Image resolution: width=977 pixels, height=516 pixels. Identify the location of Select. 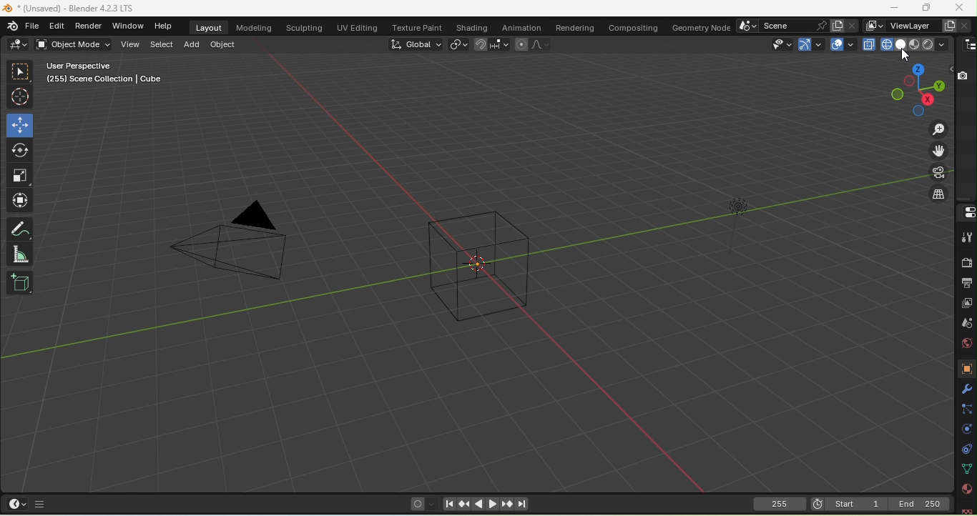
(161, 46).